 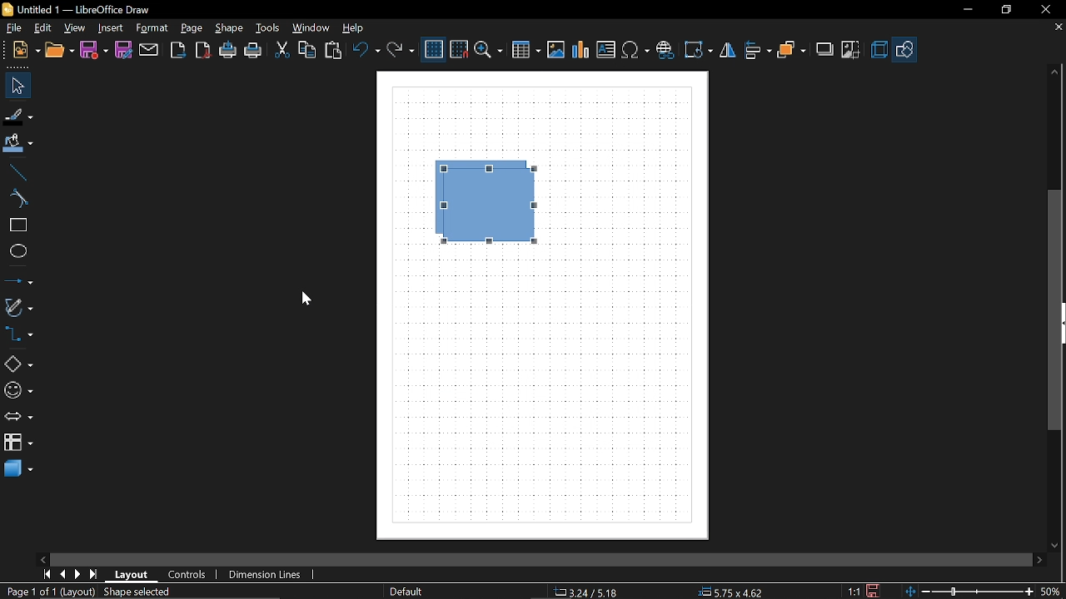 I want to click on grid, so click(x=434, y=50).